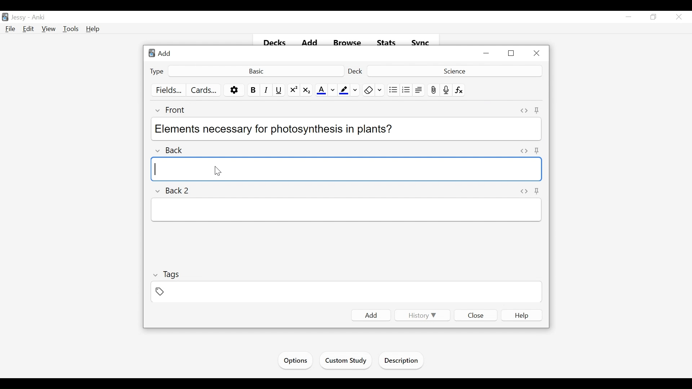  Describe the element at coordinates (380, 90) in the screenshot. I see `Change color` at that location.